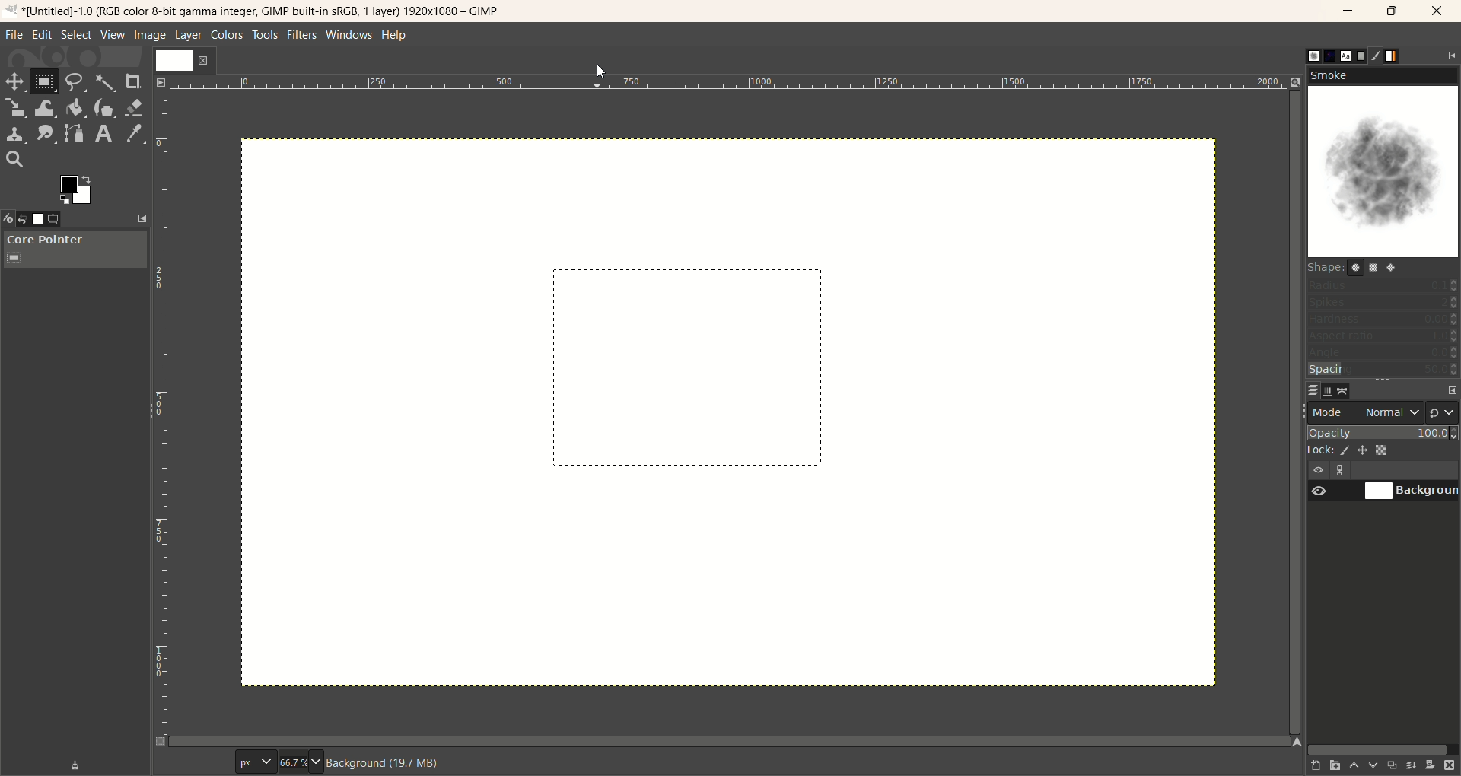 The image size is (1461, 776). I want to click on raise this layer one step, so click(1354, 766).